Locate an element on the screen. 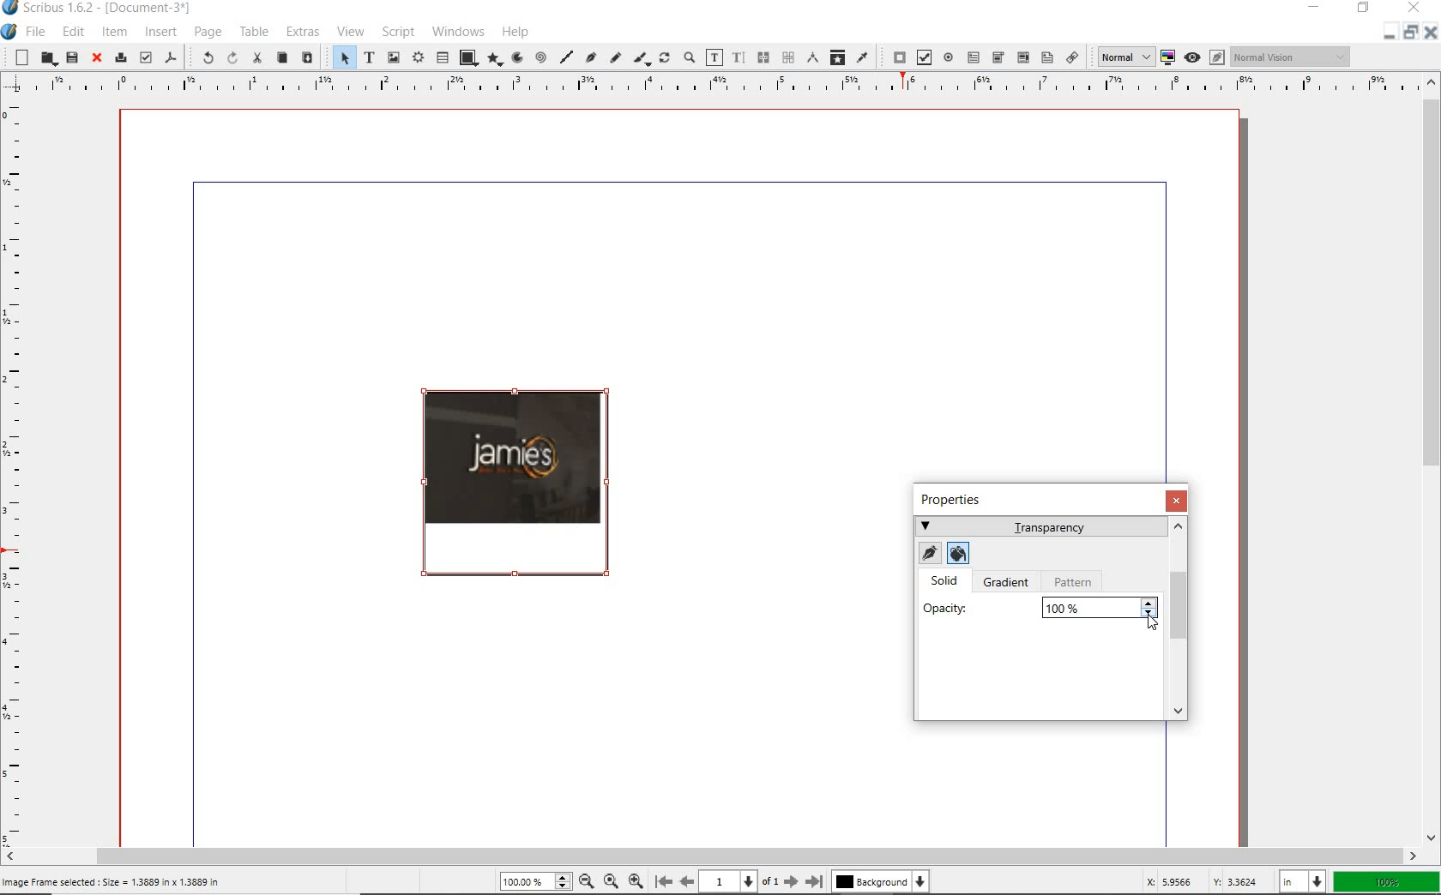 The height and width of the screenshot is (895, 1441). EDIT LINE COLOR PROPERTIES is located at coordinates (928, 554).